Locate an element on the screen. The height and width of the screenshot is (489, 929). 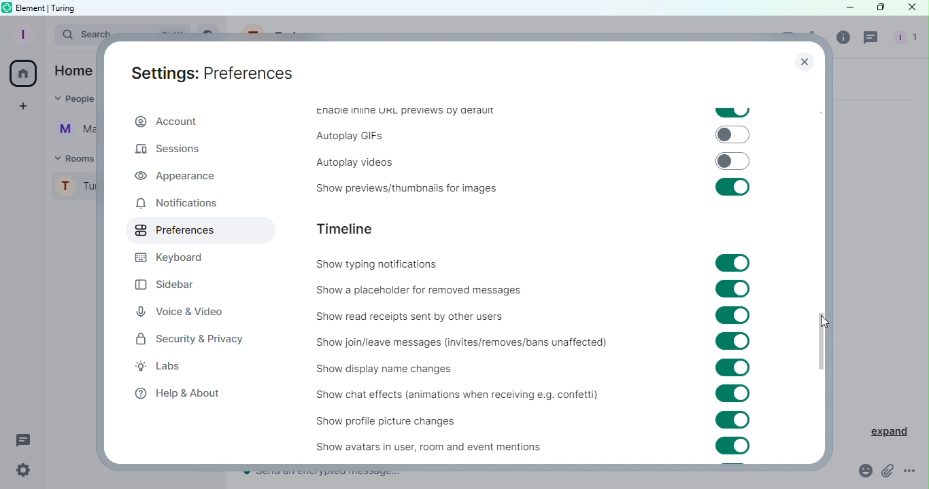
Toggle is located at coordinates (732, 264).